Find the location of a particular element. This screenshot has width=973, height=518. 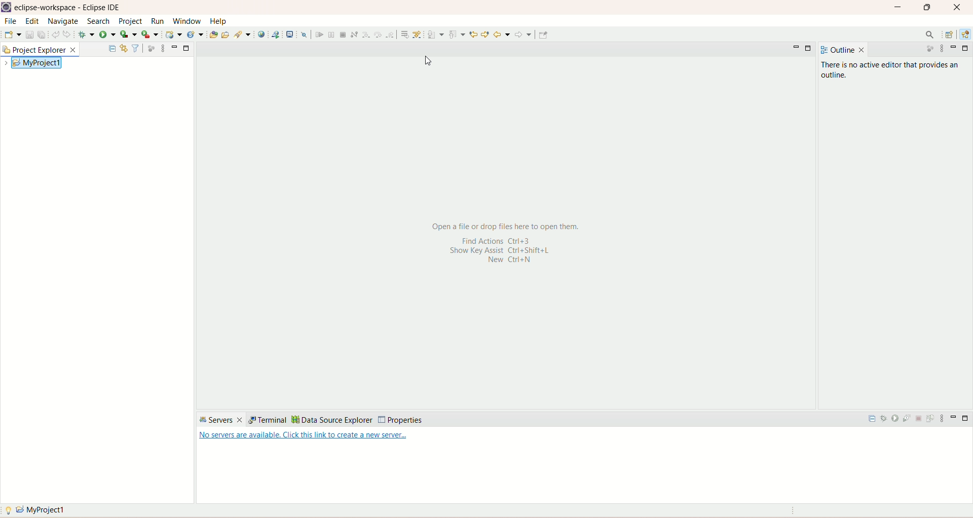

minimize is located at coordinates (899, 7).